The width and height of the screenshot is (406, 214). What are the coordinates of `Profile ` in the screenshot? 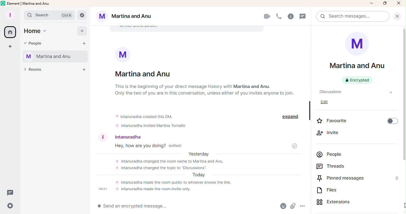 It's located at (10, 14).